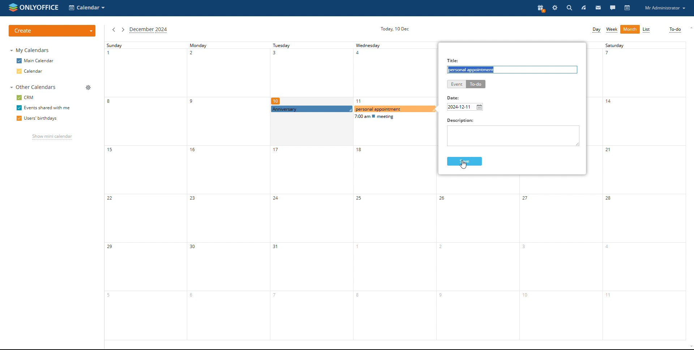 The height and width of the screenshot is (350, 694). I want to click on profile, so click(666, 8).